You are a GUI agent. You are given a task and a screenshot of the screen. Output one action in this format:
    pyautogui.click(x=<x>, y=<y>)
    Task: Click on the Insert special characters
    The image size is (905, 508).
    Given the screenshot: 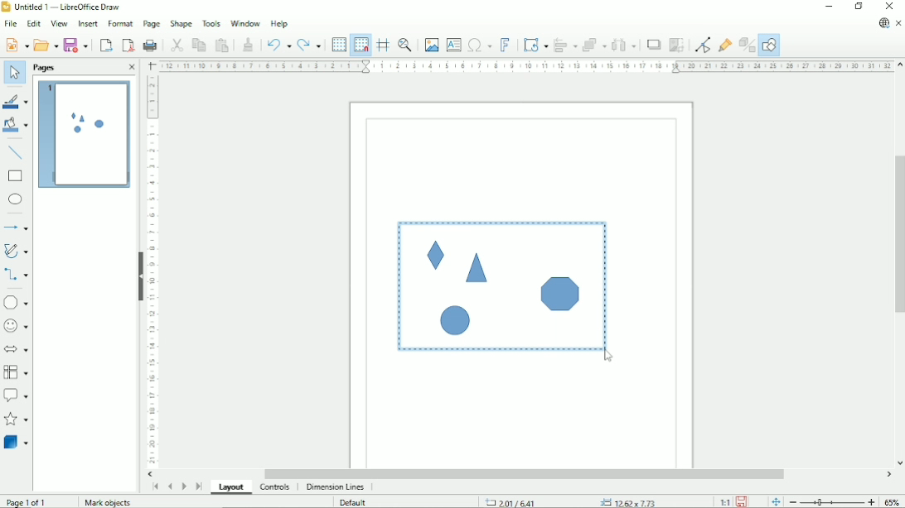 What is the action you would take?
    pyautogui.click(x=479, y=46)
    